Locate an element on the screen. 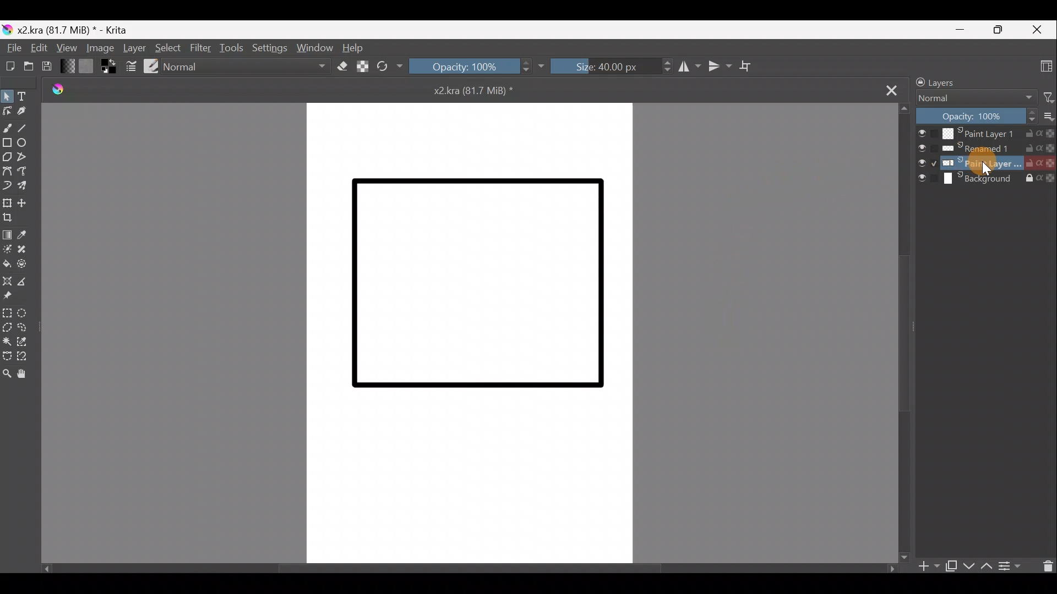  Polygonal selection tool is located at coordinates (7, 326).